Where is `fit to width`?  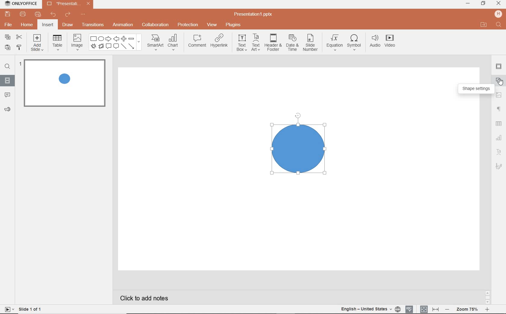 fit to width is located at coordinates (436, 308).